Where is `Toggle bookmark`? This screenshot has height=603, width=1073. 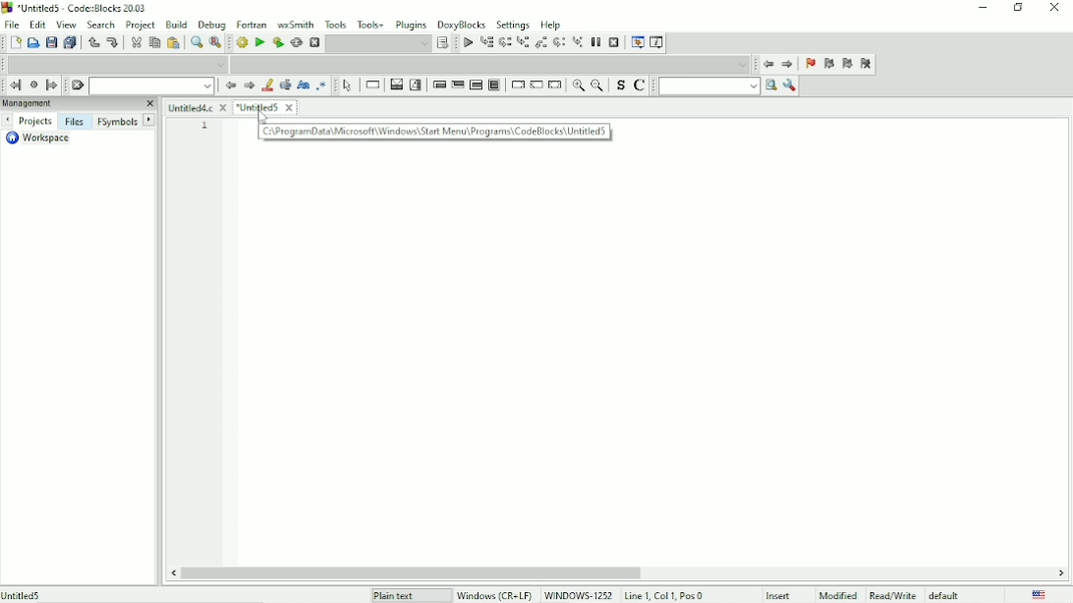
Toggle bookmark is located at coordinates (809, 65).